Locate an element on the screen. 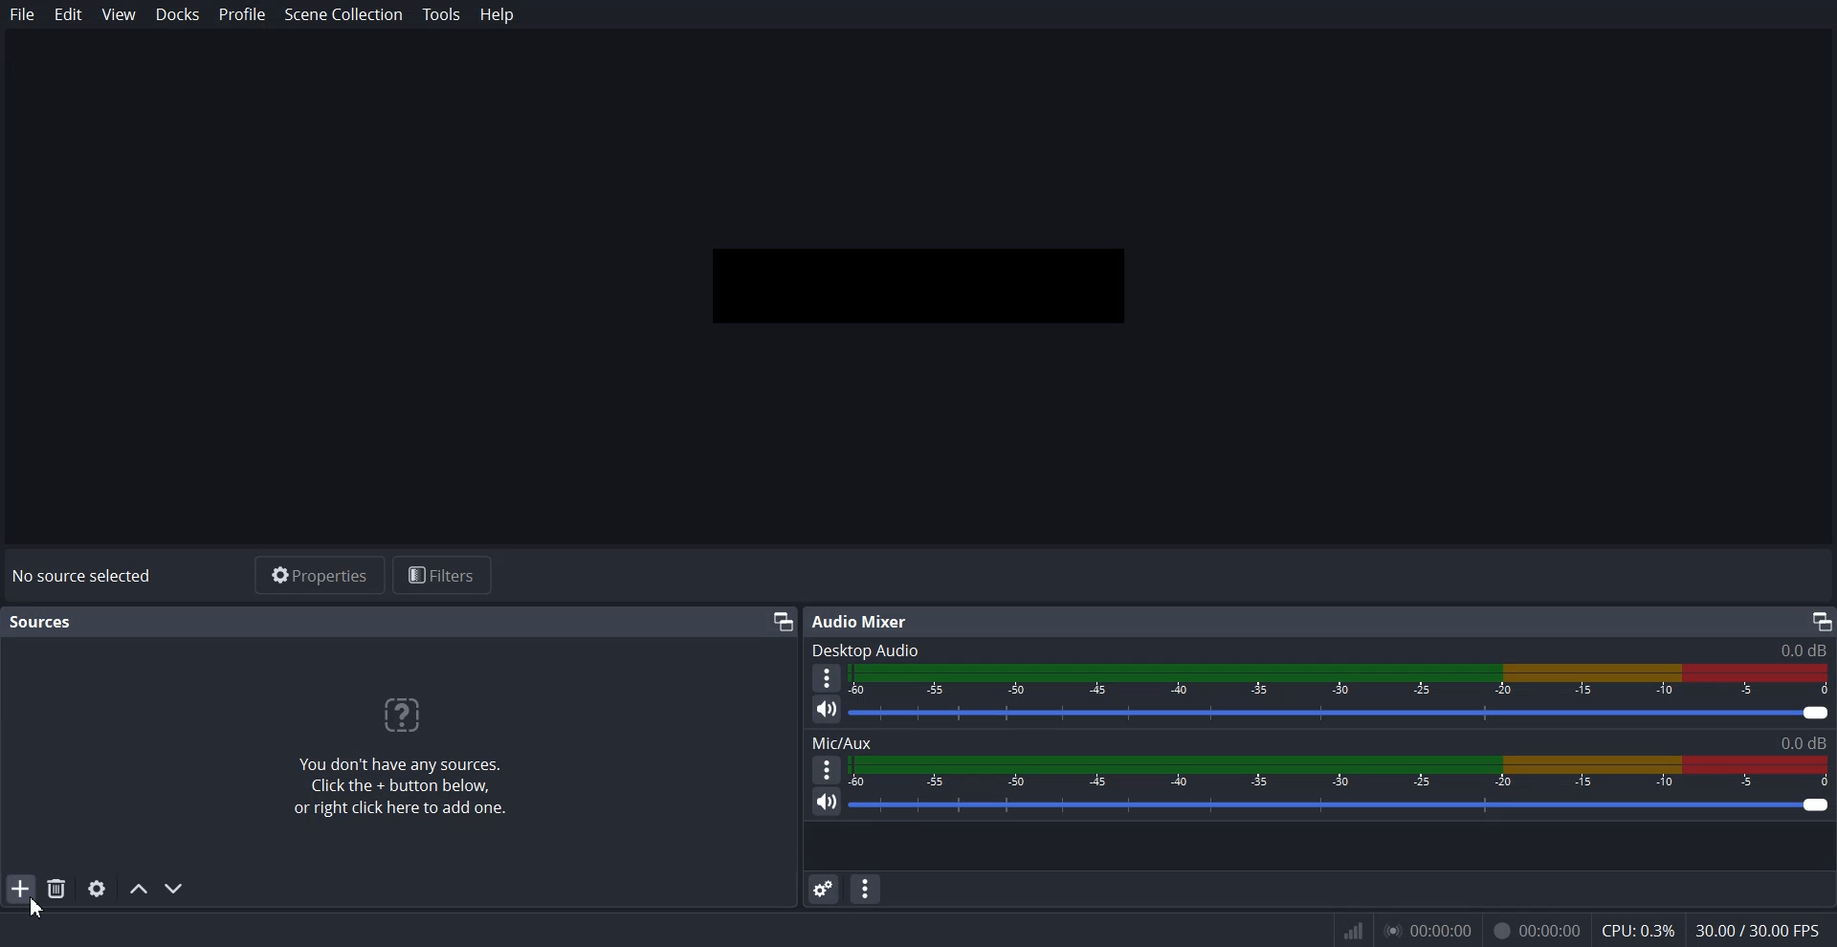  CPU: 0.3% is located at coordinates (1637, 933).